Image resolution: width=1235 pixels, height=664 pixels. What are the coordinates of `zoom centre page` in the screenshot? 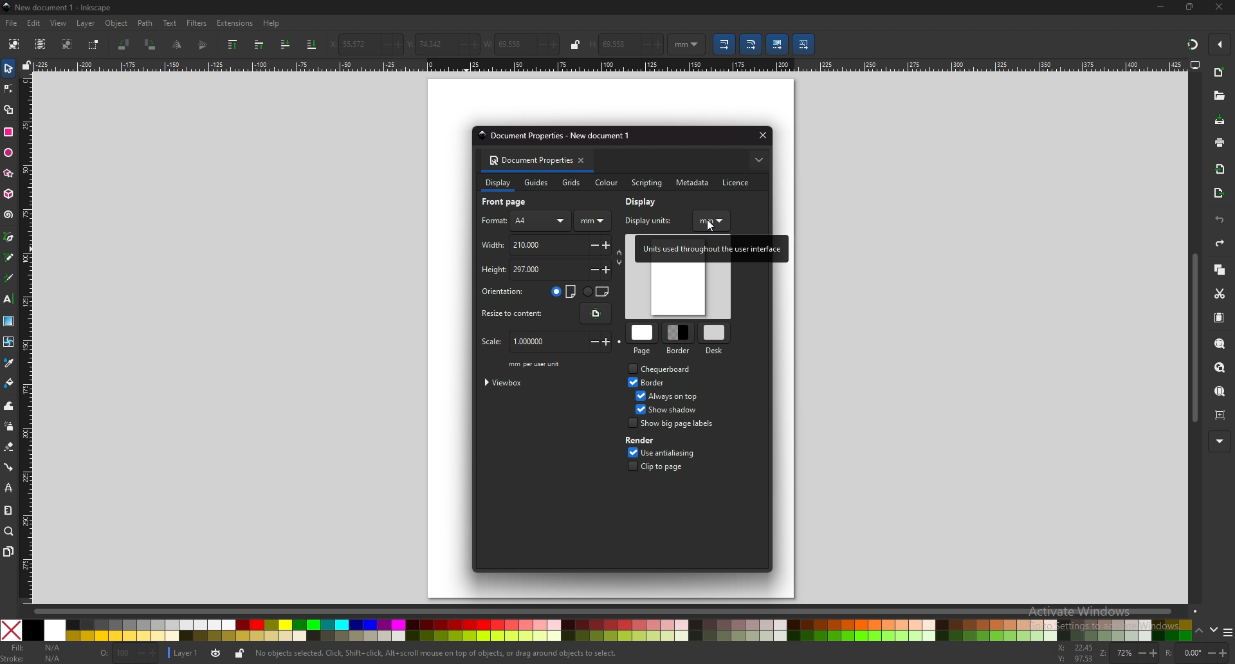 It's located at (1221, 415).